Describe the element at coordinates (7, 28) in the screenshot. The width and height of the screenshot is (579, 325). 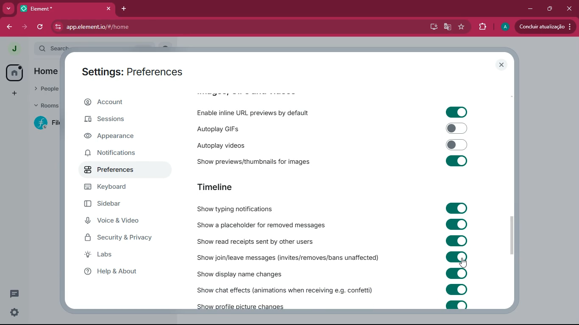
I see `back` at that location.